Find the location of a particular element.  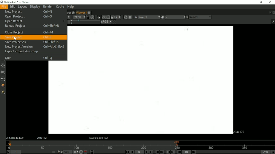

Turbo mode is located at coordinates (81, 152).